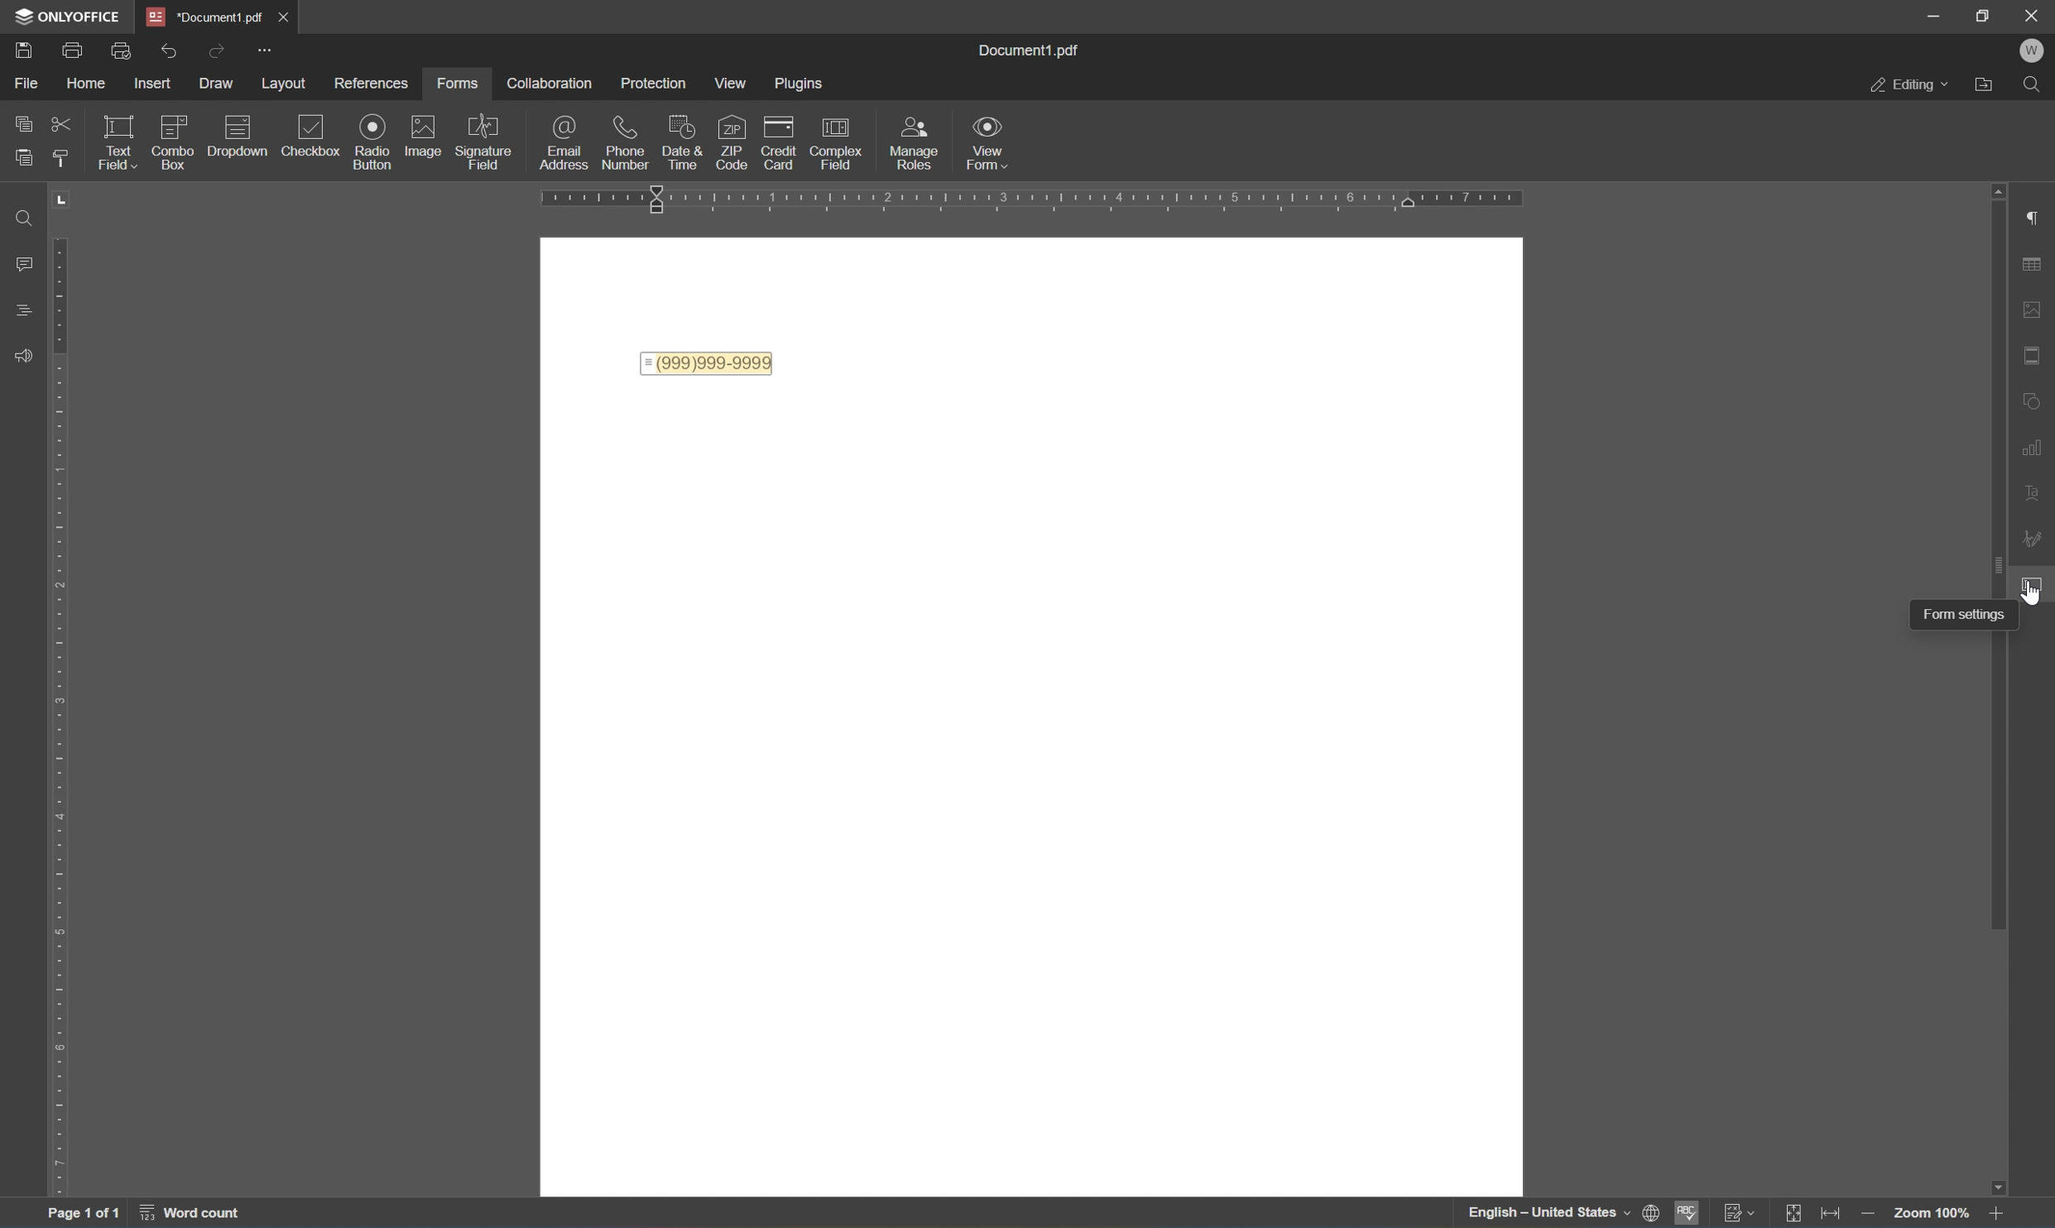 This screenshot has height=1228, width=2055. Describe the element at coordinates (2031, 214) in the screenshot. I see `paragraph settings` at that location.